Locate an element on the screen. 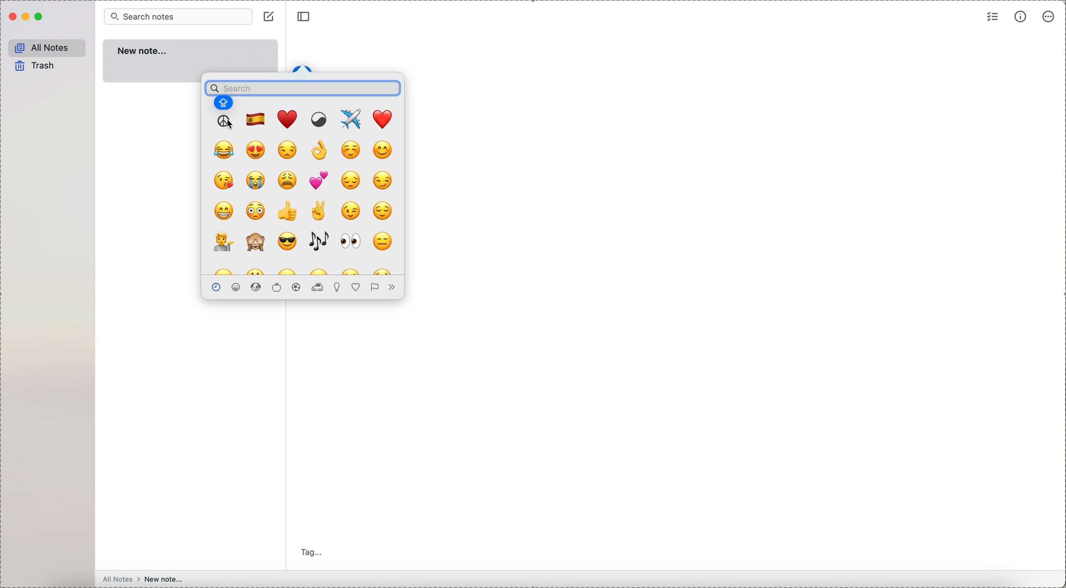 The image size is (1066, 588). emoji is located at coordinates (222, 271).